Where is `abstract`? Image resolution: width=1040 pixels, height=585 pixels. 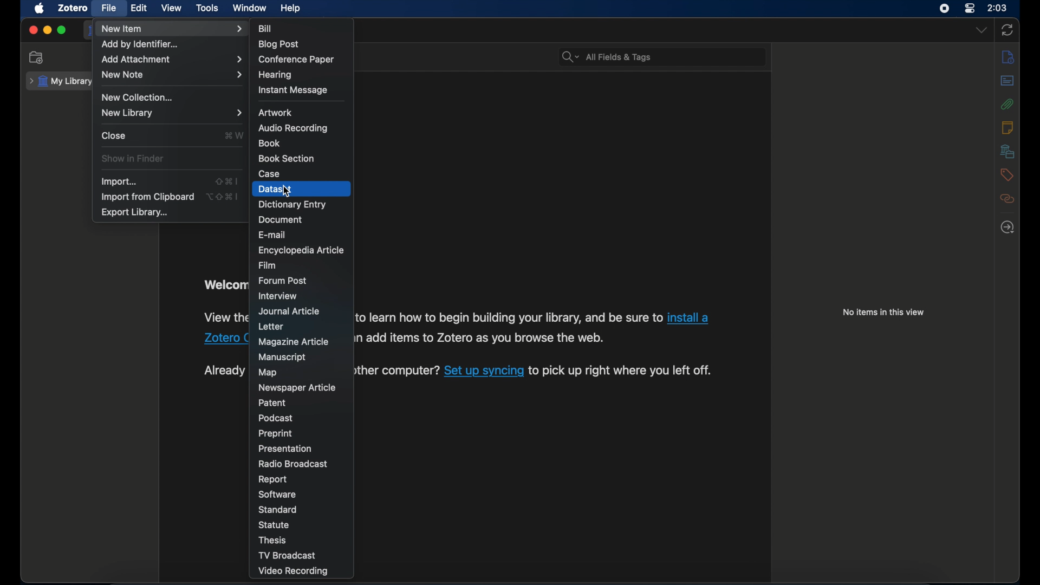 abstract is located at coordinates (1007, 81).